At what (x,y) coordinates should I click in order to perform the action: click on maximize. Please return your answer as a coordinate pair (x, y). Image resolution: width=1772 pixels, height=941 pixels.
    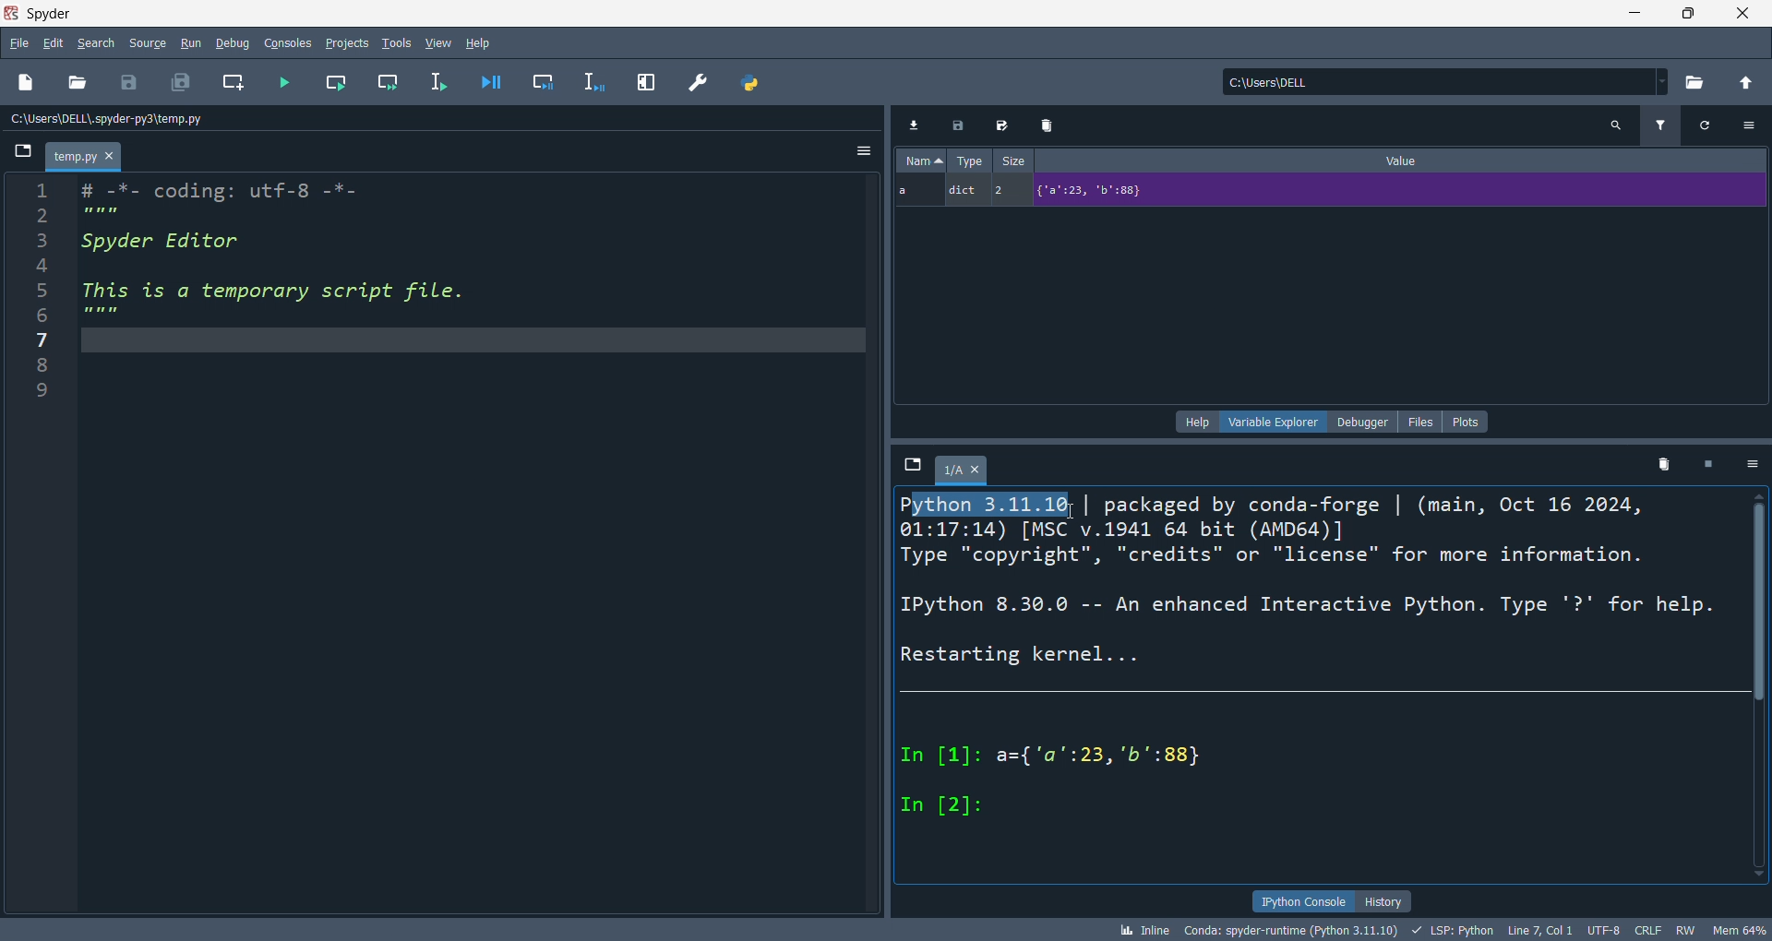
    Looking at the image, I should click on (1680, 15).